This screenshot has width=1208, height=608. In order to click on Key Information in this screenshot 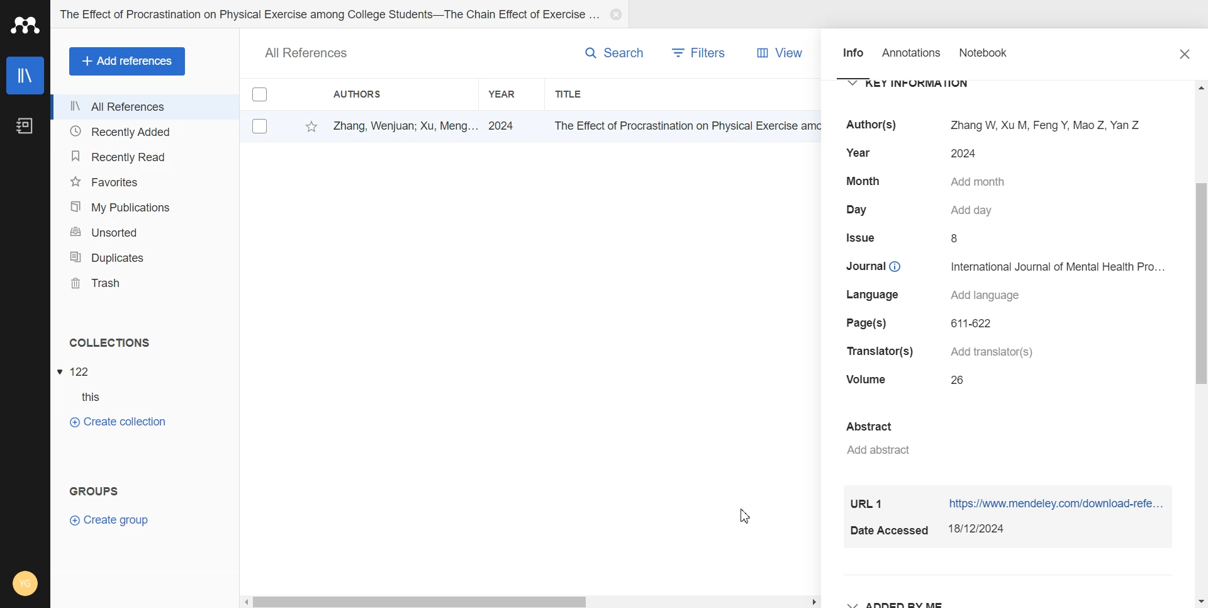, I will do `click(917, 84)`.